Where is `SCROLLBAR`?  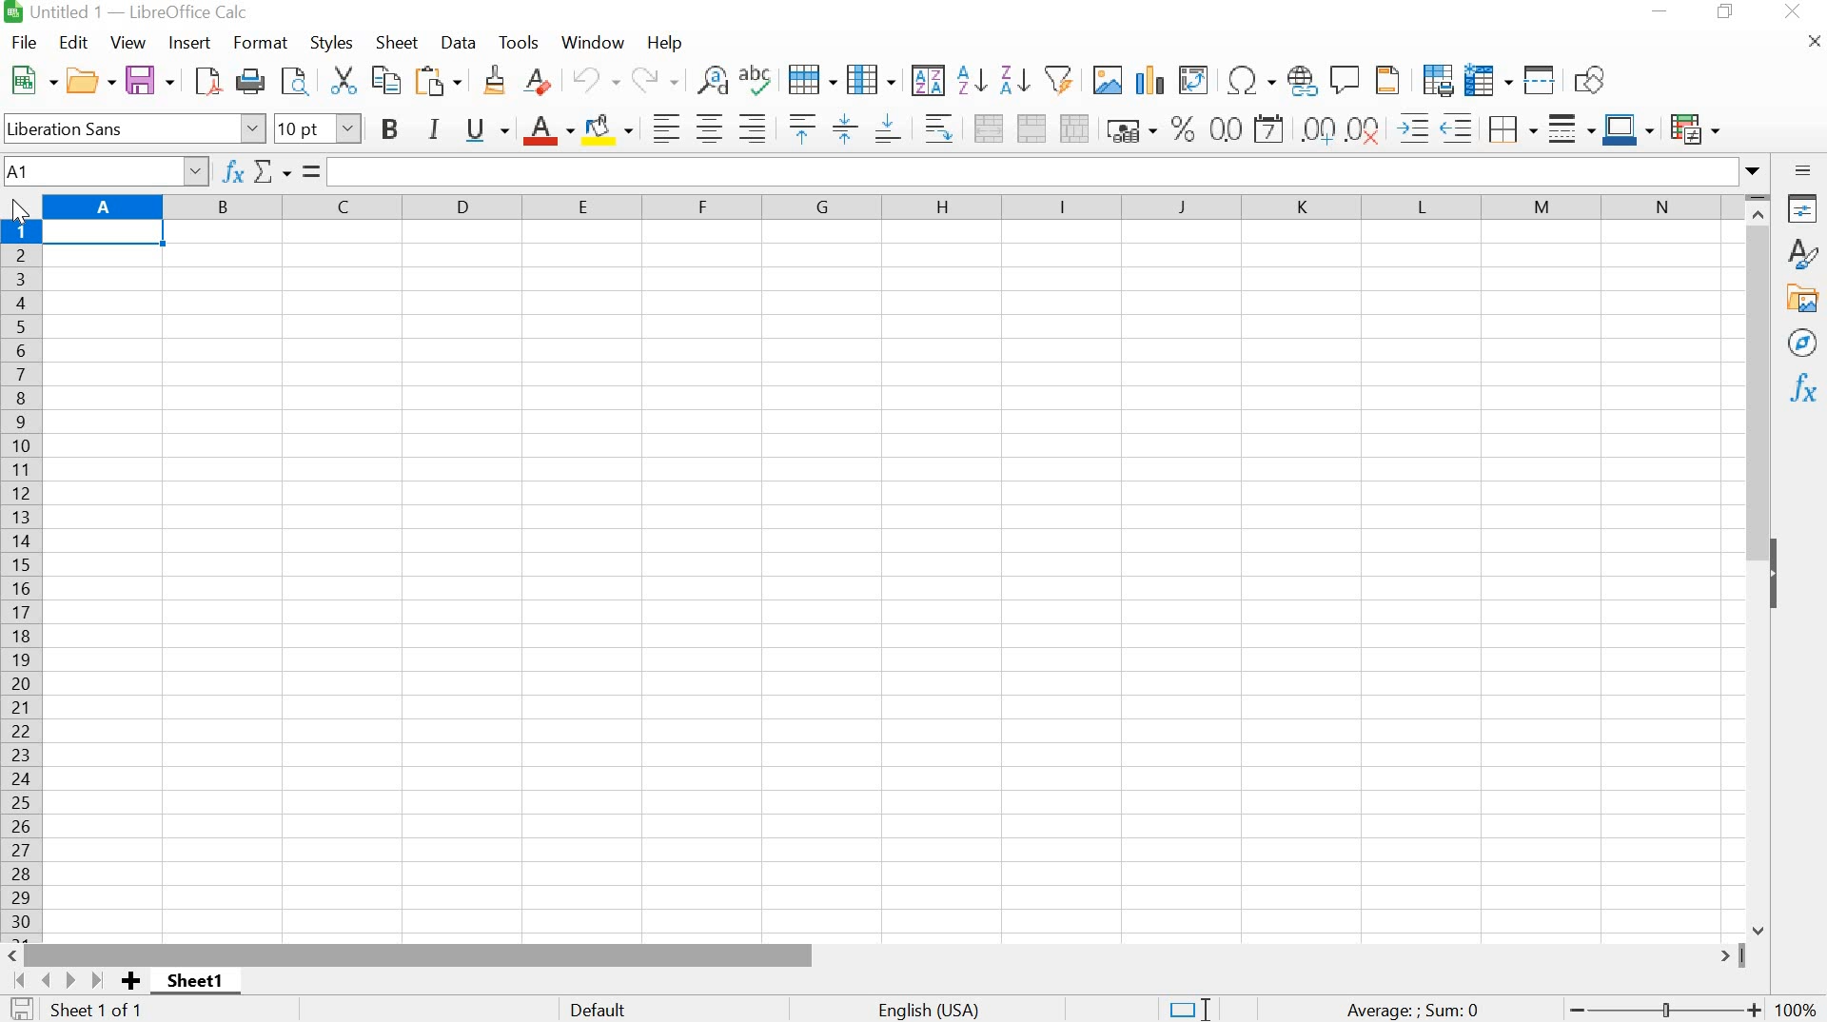 SCROLLBAR is located at coordinates (877, 955).